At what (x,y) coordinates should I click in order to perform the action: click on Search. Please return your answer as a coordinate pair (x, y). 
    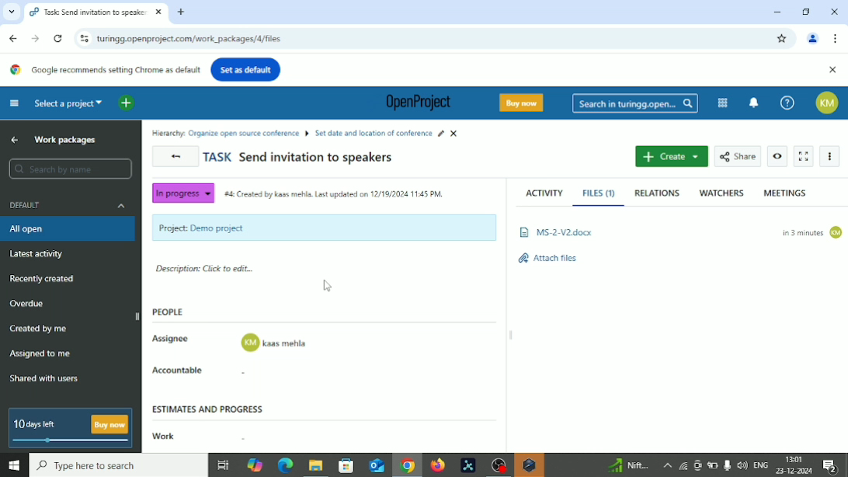
    Looking at the image, I should click on (118, 465).